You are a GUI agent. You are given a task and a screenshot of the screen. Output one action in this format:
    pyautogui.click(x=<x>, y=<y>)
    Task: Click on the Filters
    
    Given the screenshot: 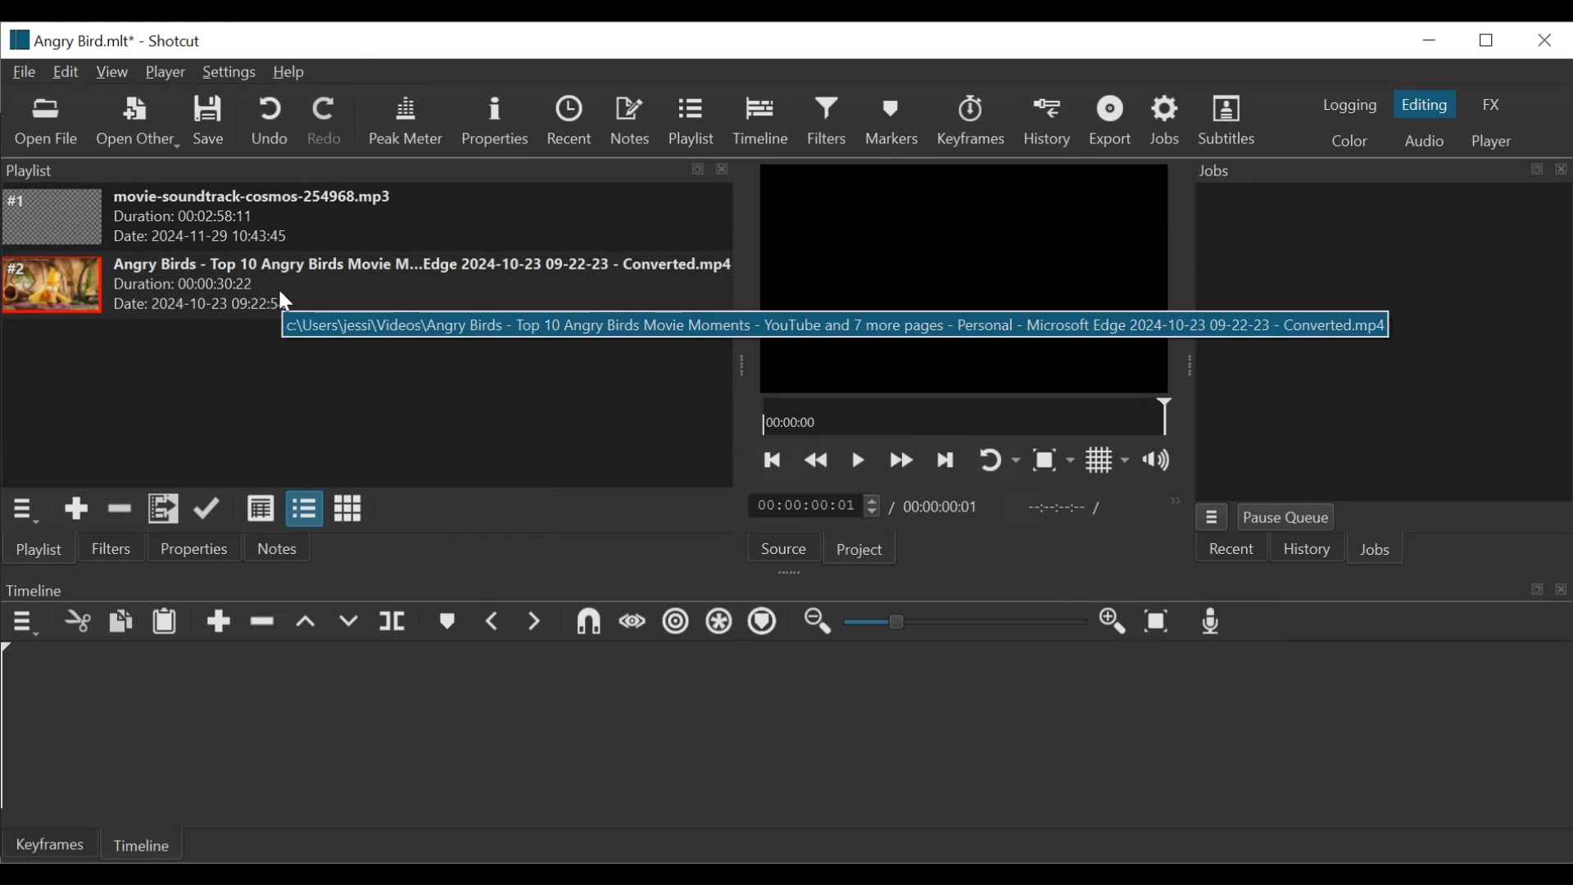 What is the action you would take?
    pyautogui.click(x=829, y=123)
    